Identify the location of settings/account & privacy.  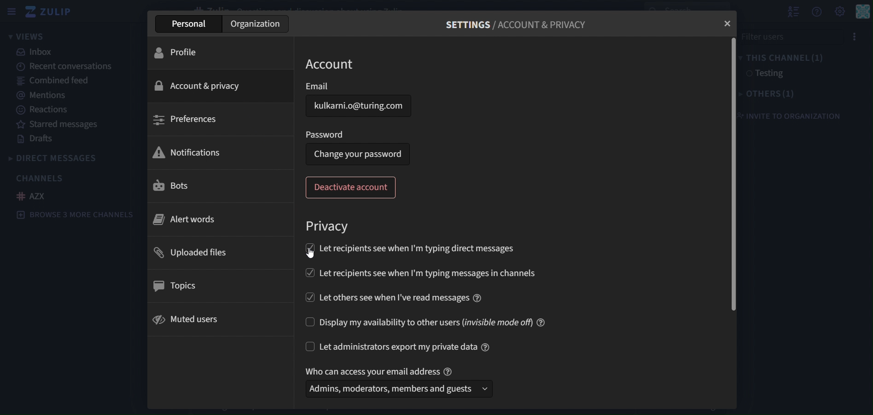
(514, 23).